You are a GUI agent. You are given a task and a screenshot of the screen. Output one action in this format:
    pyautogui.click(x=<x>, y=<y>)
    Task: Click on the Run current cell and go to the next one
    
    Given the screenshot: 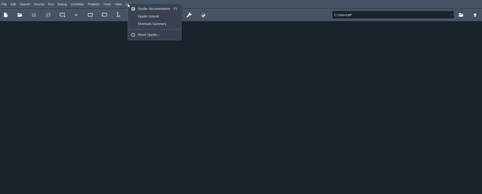 What is the action you would take?
    pyautogui.click(x=105, y=15)
    